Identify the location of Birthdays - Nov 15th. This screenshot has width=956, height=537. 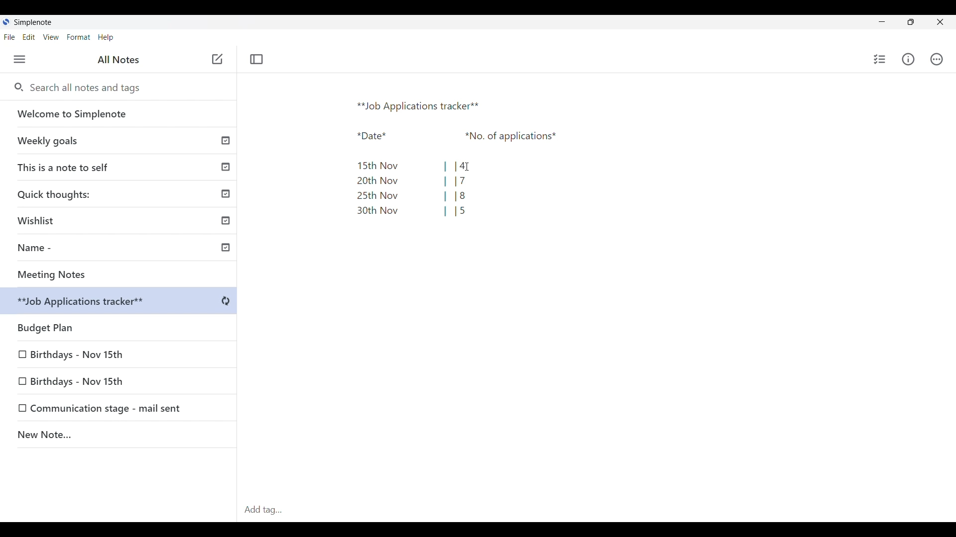
(78, 353).